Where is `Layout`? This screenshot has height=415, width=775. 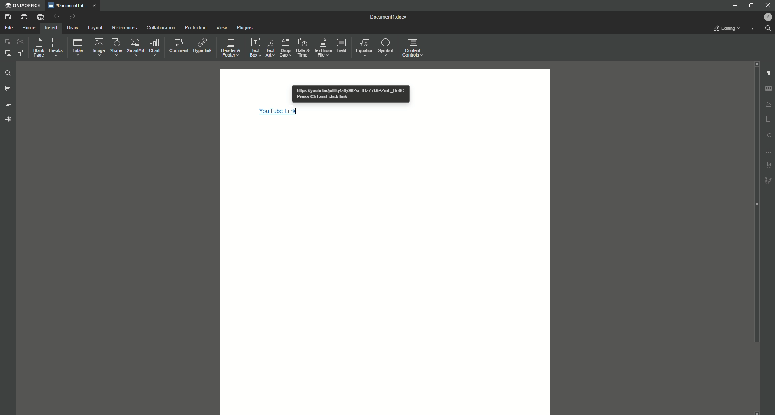
Layout is located at coordinates (95, 27).